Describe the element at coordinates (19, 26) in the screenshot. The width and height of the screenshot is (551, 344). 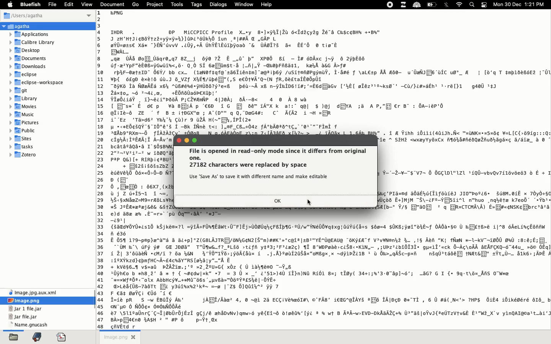
I see `Agatha` at that location.